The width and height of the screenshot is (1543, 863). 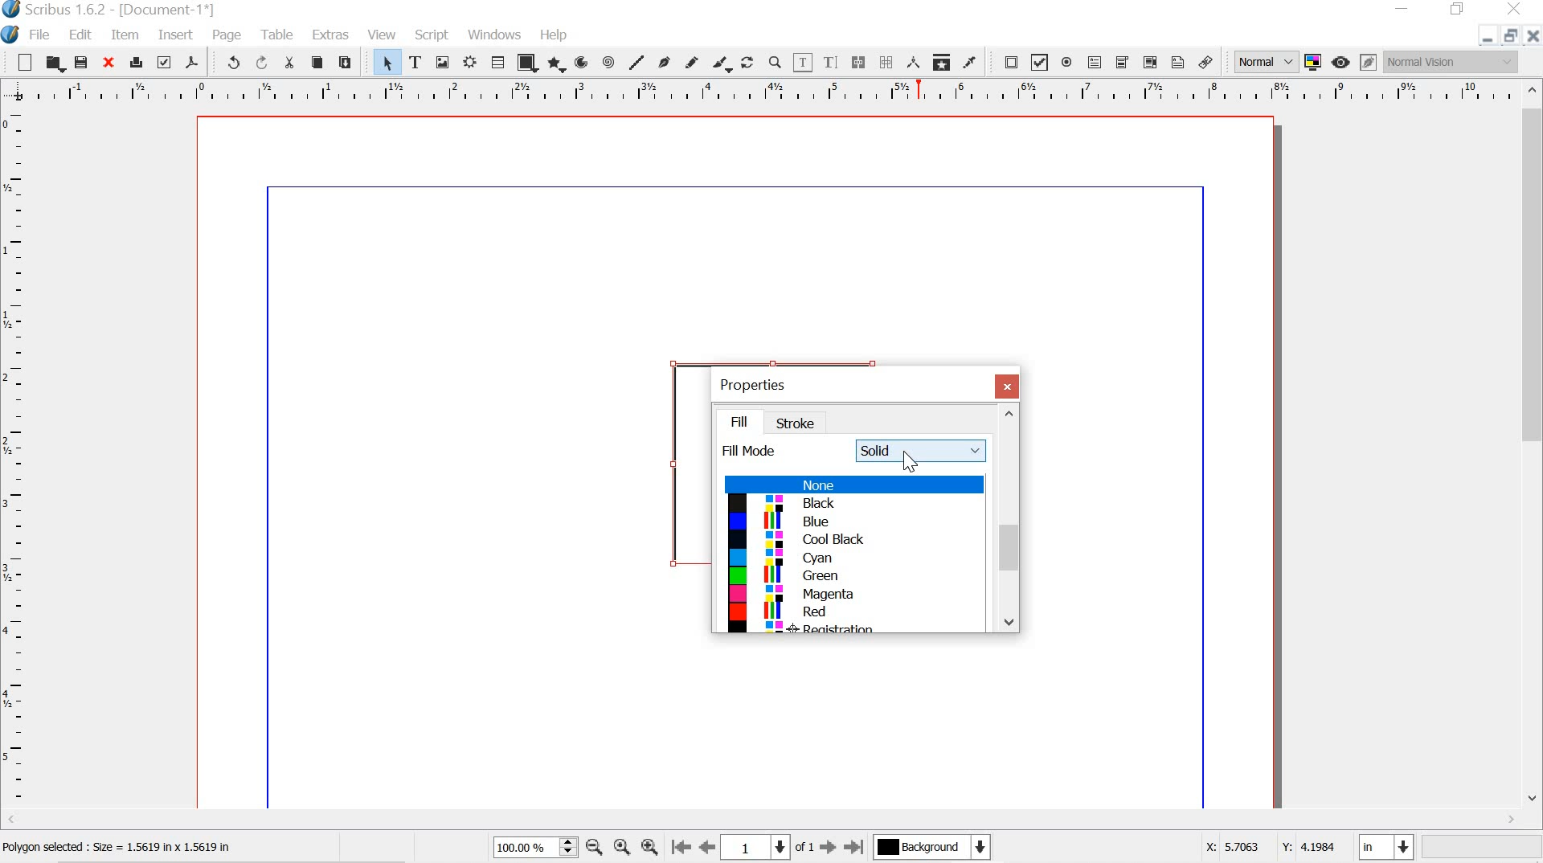 What do you see at coordinates (649, 849) in the screenshot?
I see `zoom in` at bounding box center [649, 849].